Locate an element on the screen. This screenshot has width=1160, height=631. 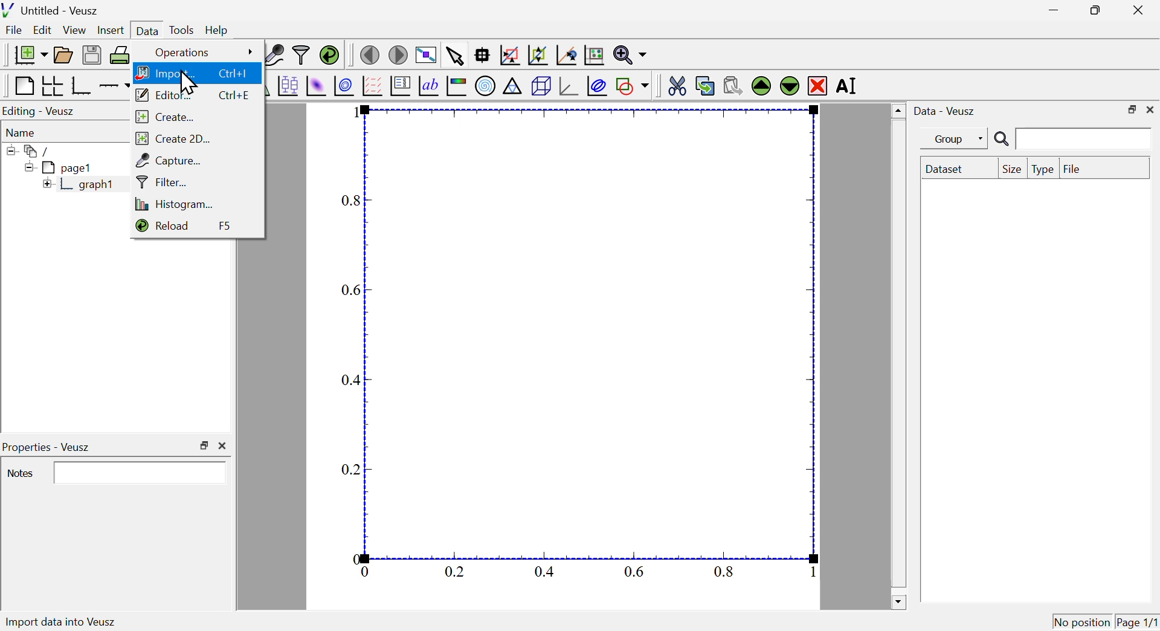
file is located at coordinates (1072, 167).